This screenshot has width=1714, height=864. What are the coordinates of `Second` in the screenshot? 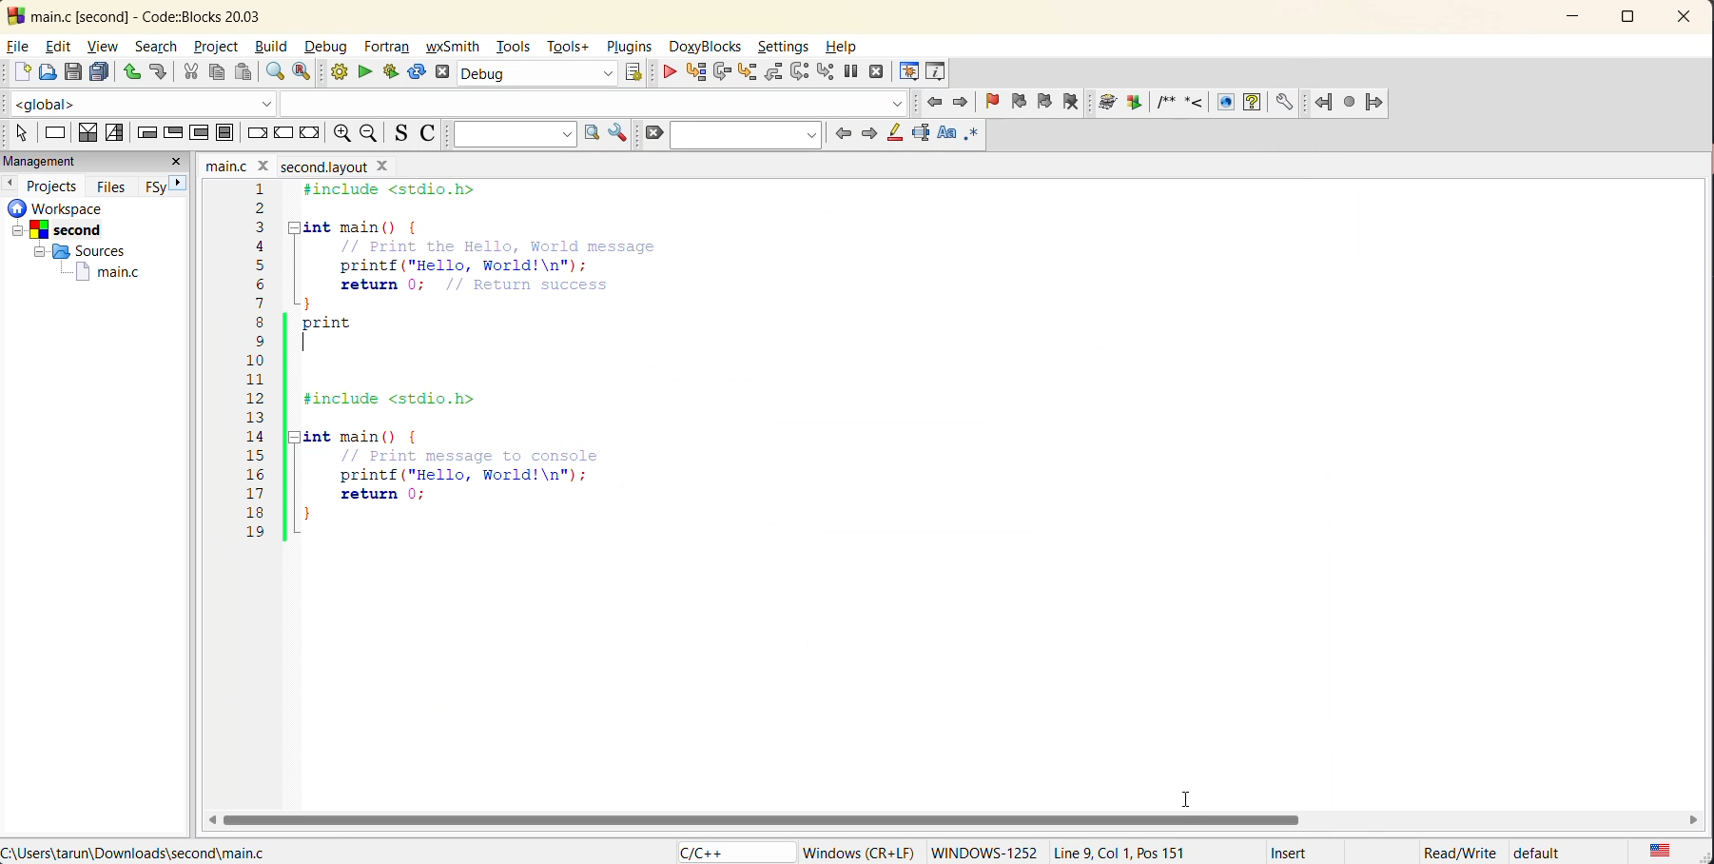 It's located at (74, 227).